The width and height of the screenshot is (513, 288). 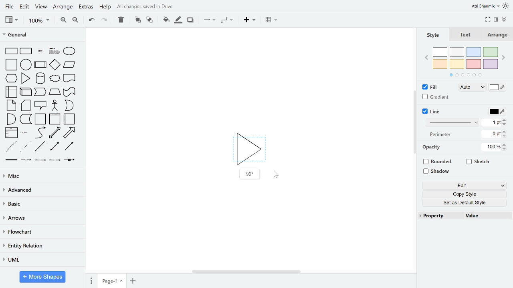 I want to click on previous , so click(x=425, y=59).